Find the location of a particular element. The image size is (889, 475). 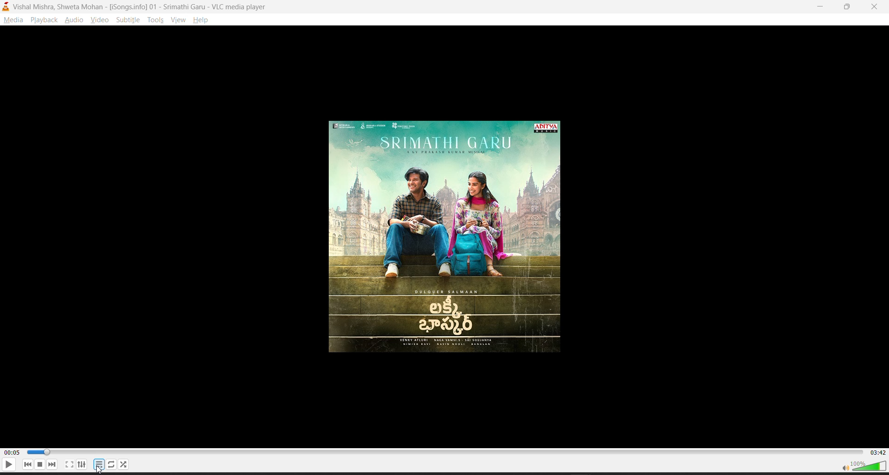

track slider is located at coordinates (447, 453).